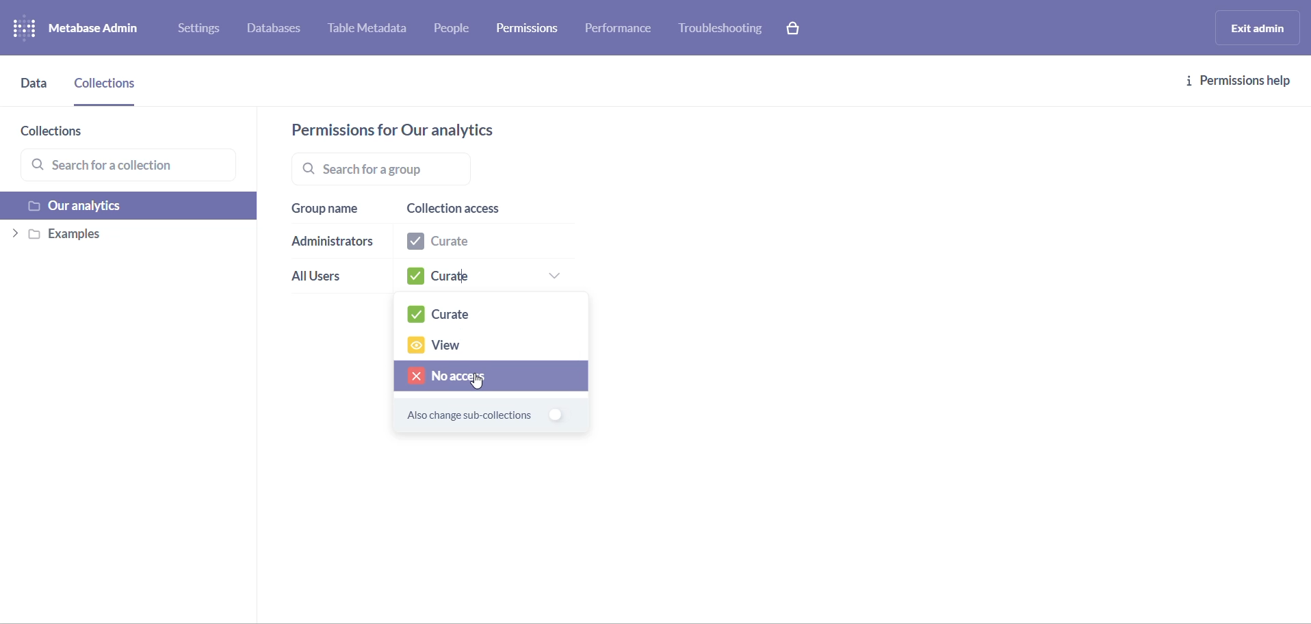  Describe the element at coordinates (108, 89) in the screenshot. I see `colletions` at that location.